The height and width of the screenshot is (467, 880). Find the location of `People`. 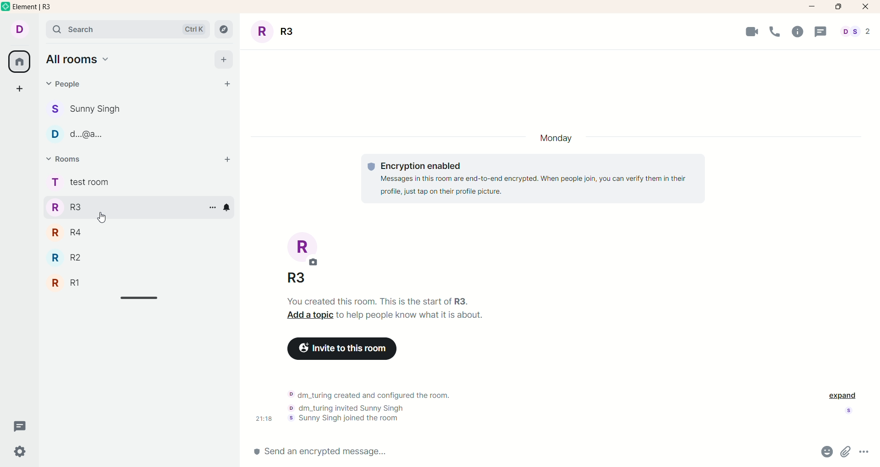

People is located at coordinates (99, 137).